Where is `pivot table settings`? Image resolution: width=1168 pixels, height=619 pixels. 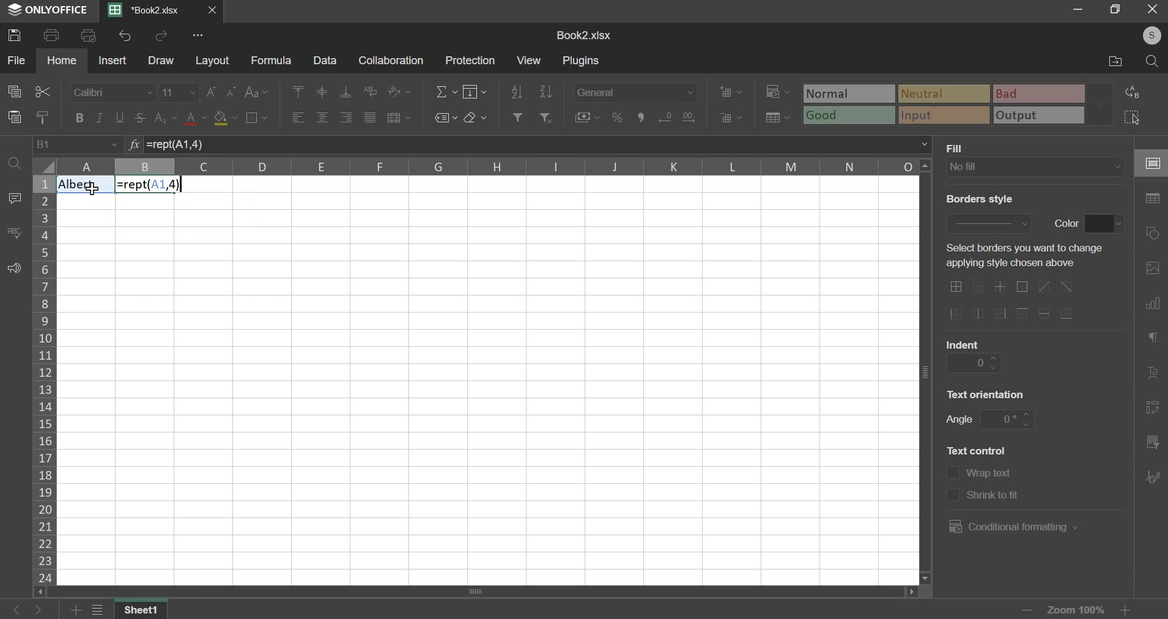 pivot table settings is located at coordinates (1153, 409).